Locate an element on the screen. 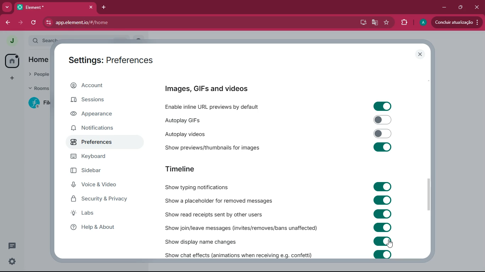 The image size is (485, 272). enable inline URL previews by default is located at coordinates (217, 106).